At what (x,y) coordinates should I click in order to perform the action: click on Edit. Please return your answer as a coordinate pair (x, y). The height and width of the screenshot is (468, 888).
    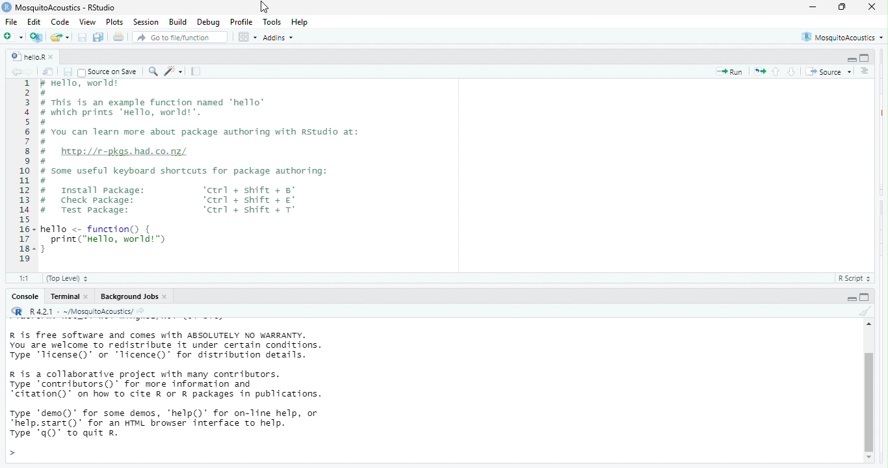
    Looking at the image, I should click on (35, 23).